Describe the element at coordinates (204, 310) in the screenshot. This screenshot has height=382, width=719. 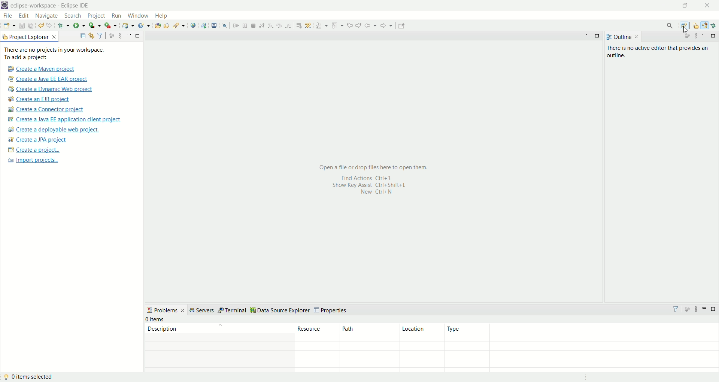
I see `servers` at that location.